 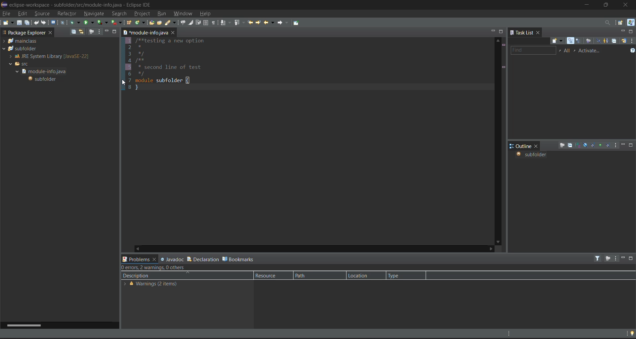 I want to click on minimize, so click(x=622, y=257).